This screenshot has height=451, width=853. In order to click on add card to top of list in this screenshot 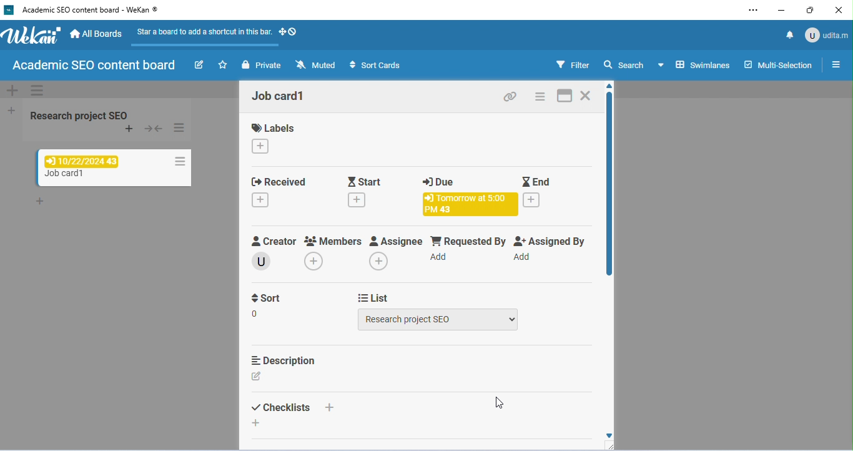, I will do `click(131, 129)`.